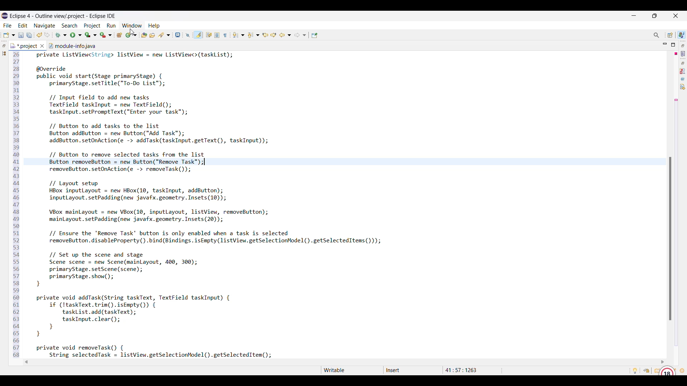 The height and width of the screenshot is (386, 687). Describe the element at coordinates (285, 35) in the screenshot. I see `Back to project options` at that location.